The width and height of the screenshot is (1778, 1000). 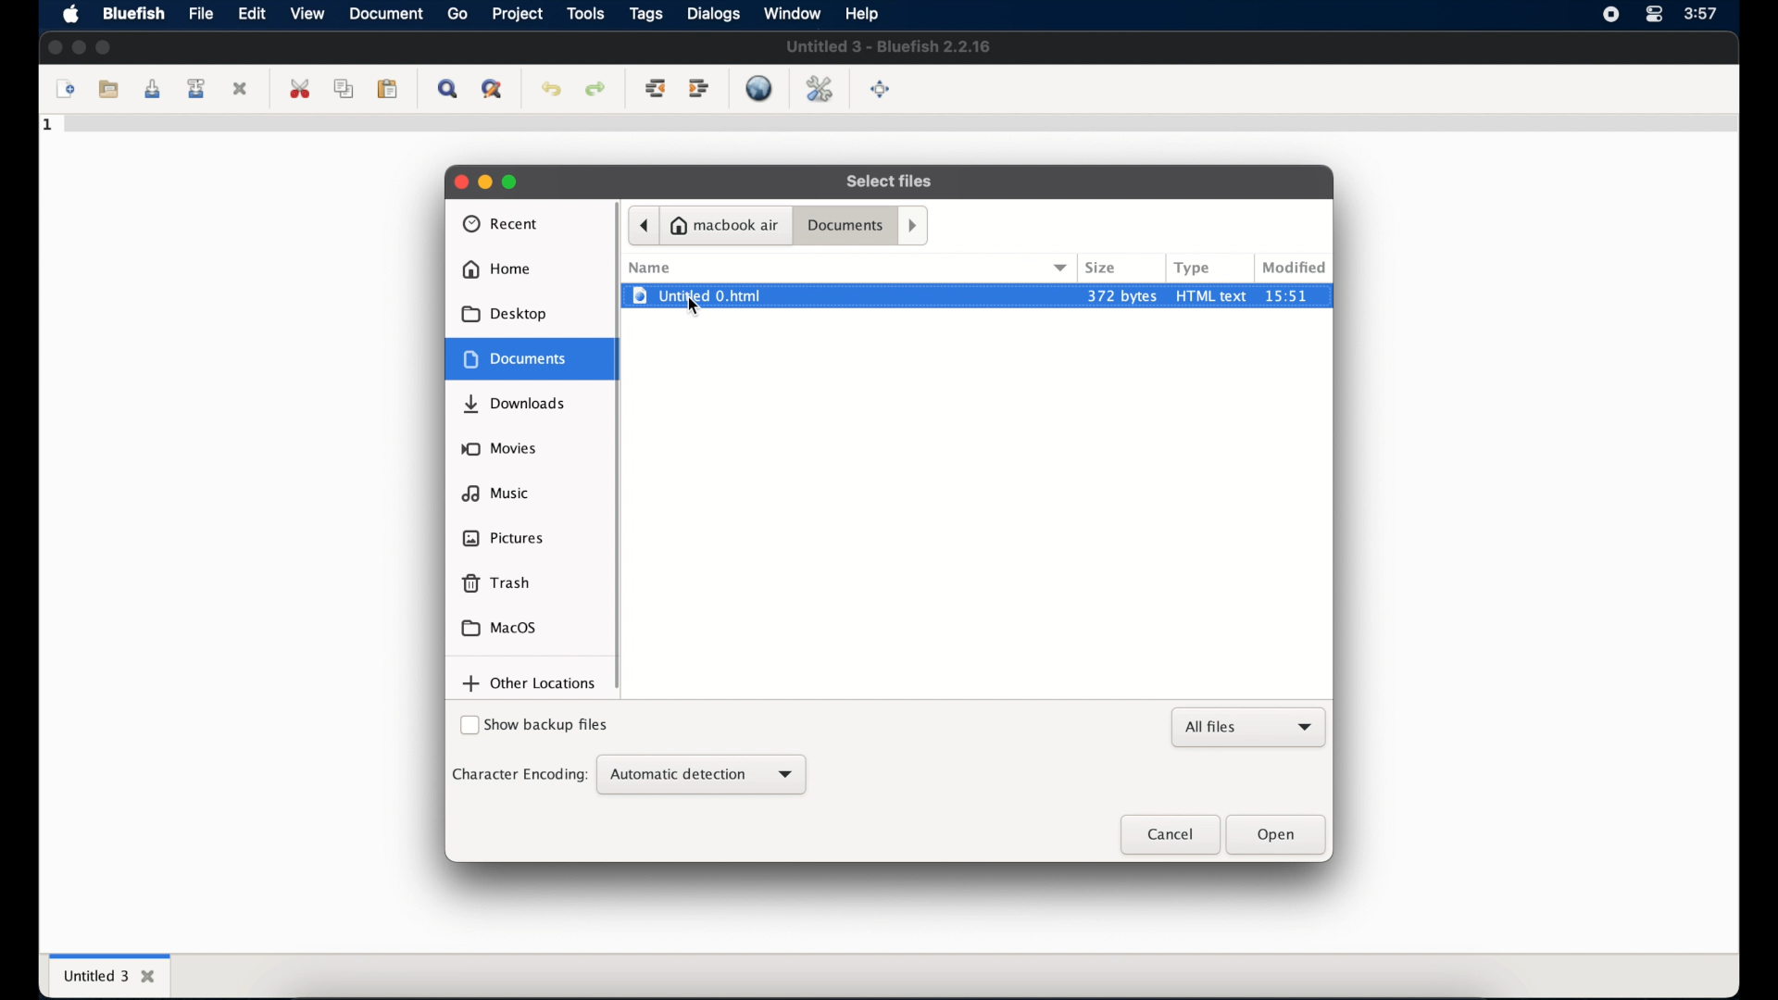 I want to click on show find bar, so click(x=446, y=90).